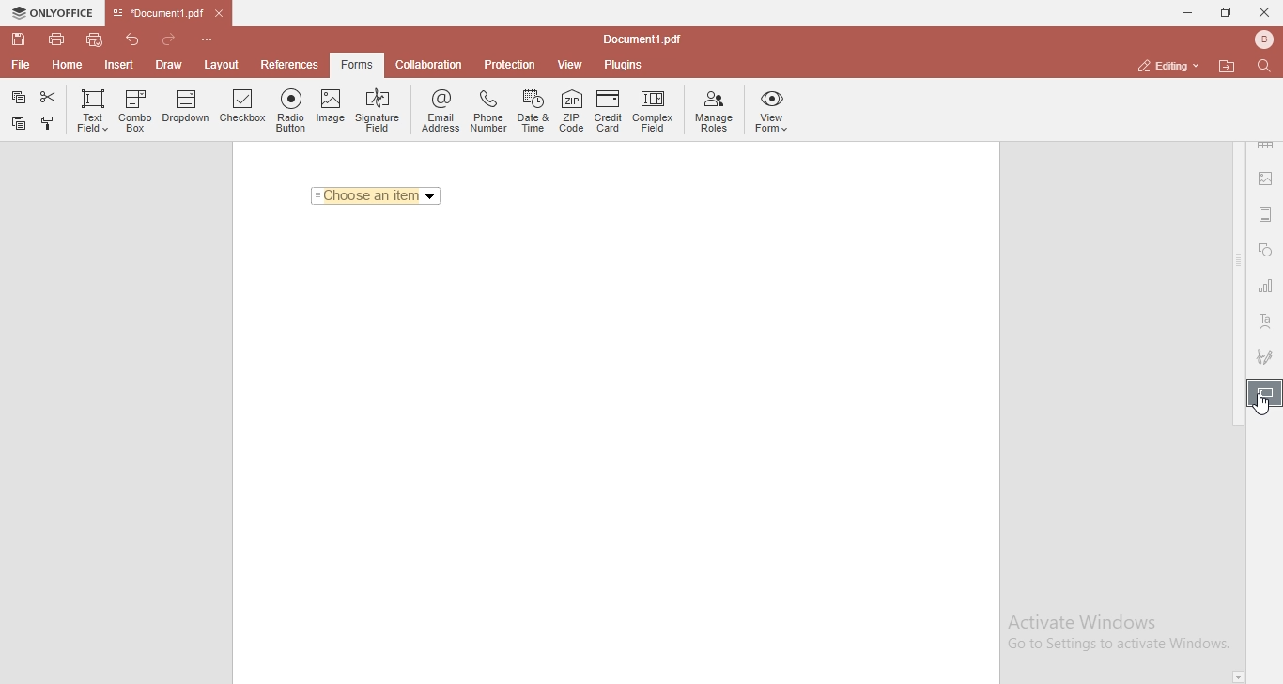 The height and width of the screenshot is (684, 1283). I want to click on signature field, so click(379, 110).